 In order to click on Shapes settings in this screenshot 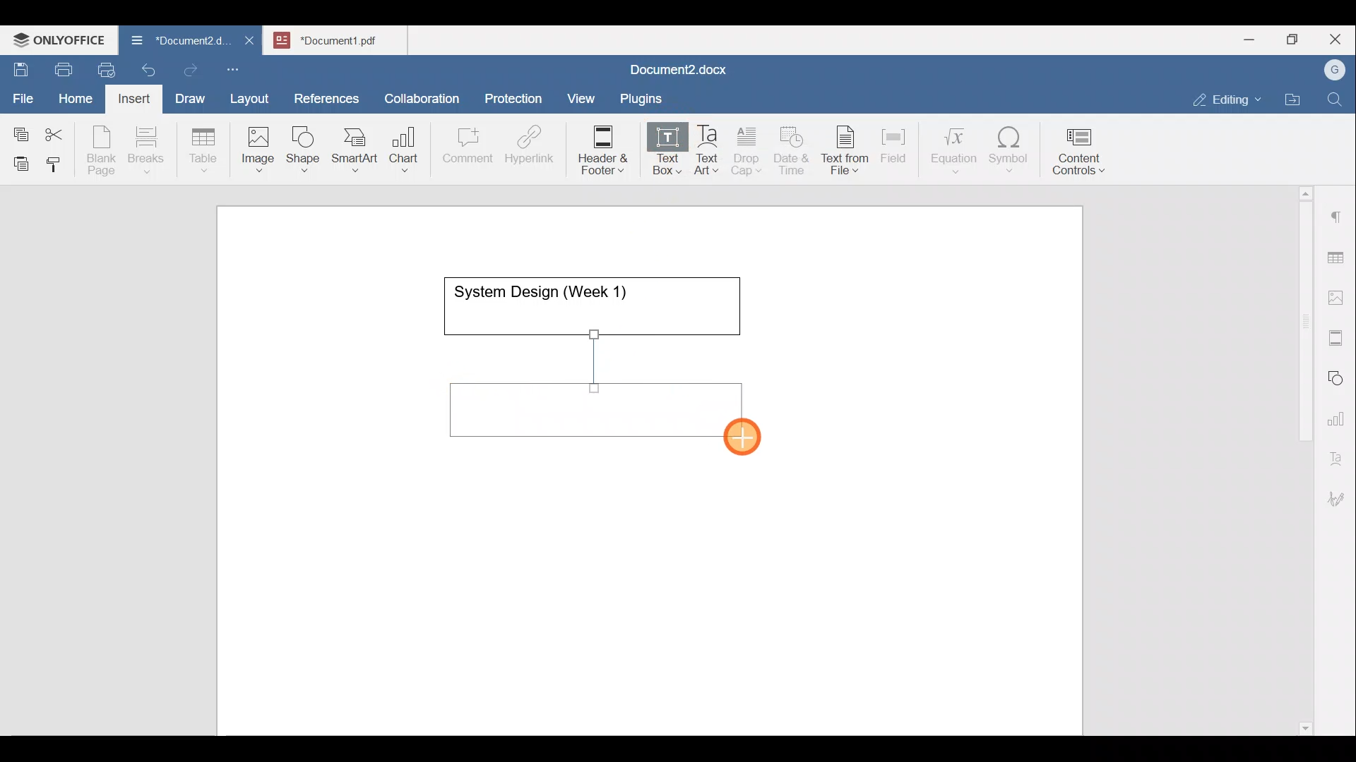, I will do `click(1338, 376)`.